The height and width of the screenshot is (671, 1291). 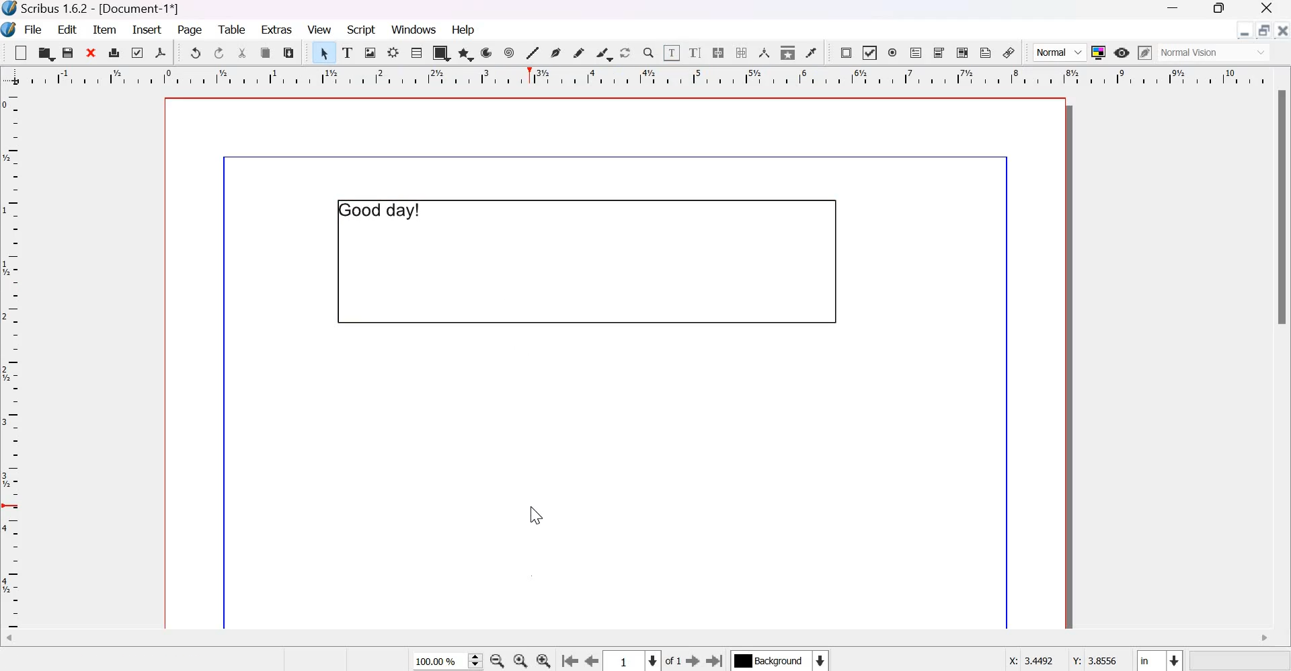 What do you see at coordinates (9, 30) in the screenshot?
I see `Logo` at bounding box center [9, 30].